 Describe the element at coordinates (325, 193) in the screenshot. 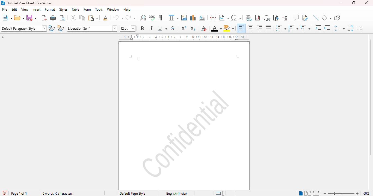

I see `zoom out` at that location.